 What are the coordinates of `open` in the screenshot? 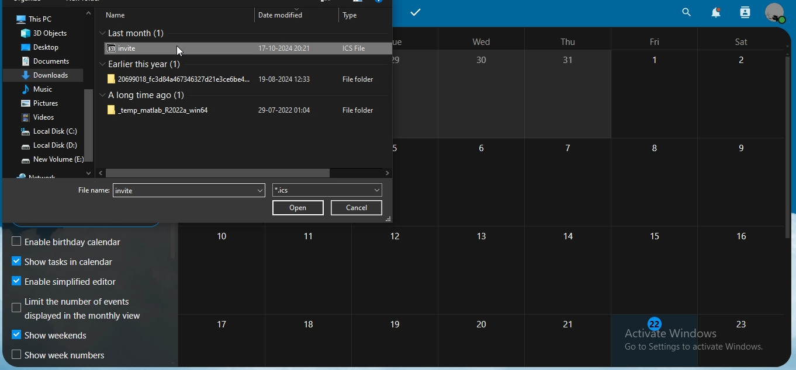 It's located at (299, 209).